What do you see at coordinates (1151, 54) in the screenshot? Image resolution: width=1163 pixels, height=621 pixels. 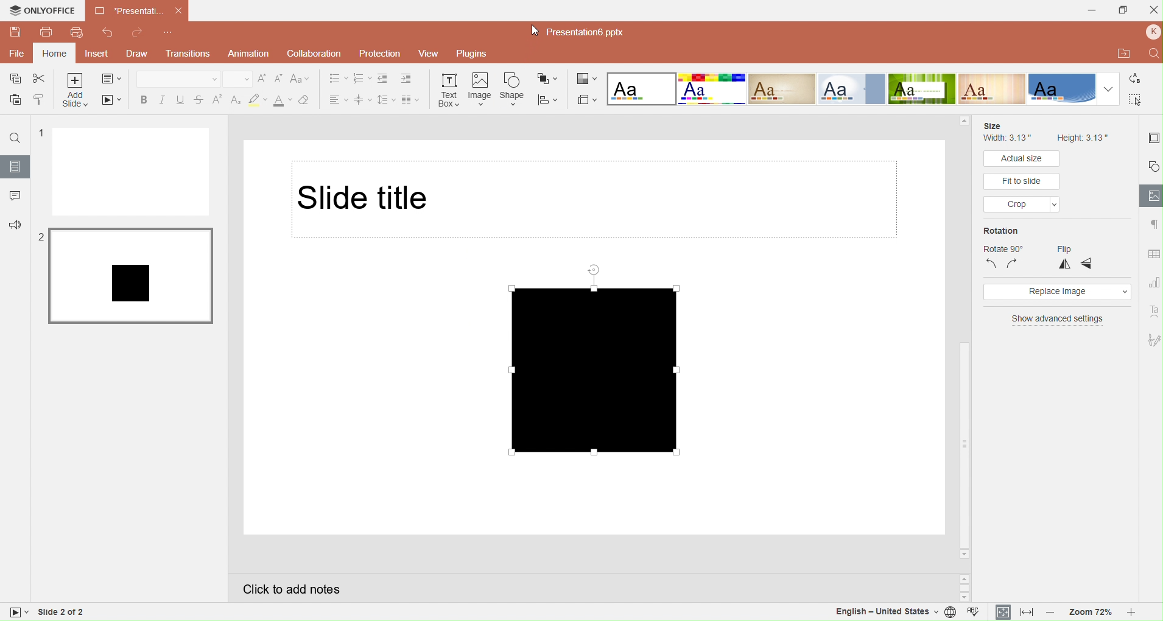 I see `Find` at bounding box center [1151, 54].